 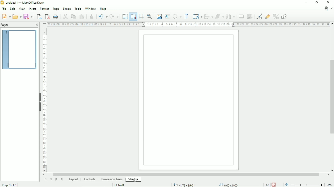 What do you see at coordinates (307, 185) in the screenshot?
I see `Zoom out/in` at bounding box center [307, 185].